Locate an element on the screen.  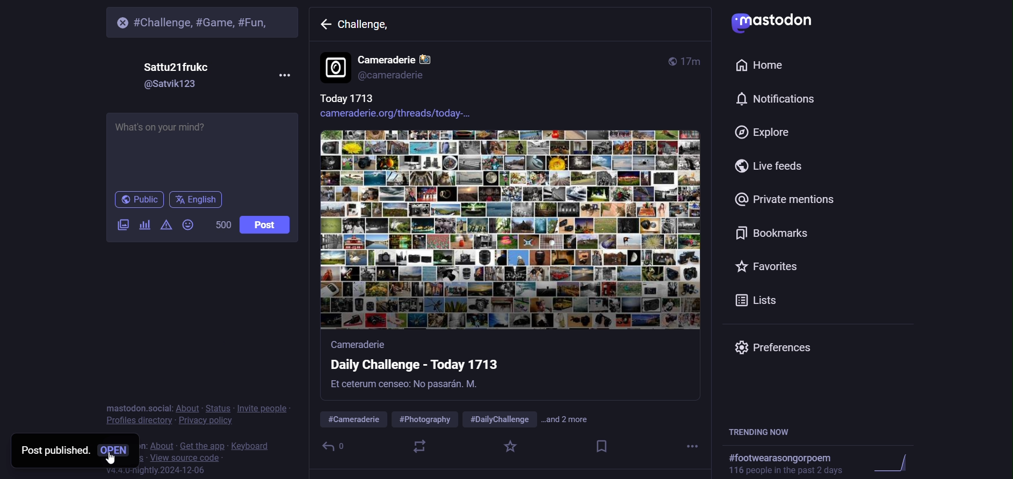
#Challenge, #Game, #Fun, is located at coordinates (207, 21).